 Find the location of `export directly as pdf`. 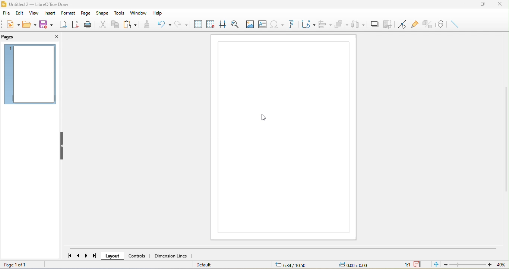

export directly as pdf is located at coordinates (76, 24).